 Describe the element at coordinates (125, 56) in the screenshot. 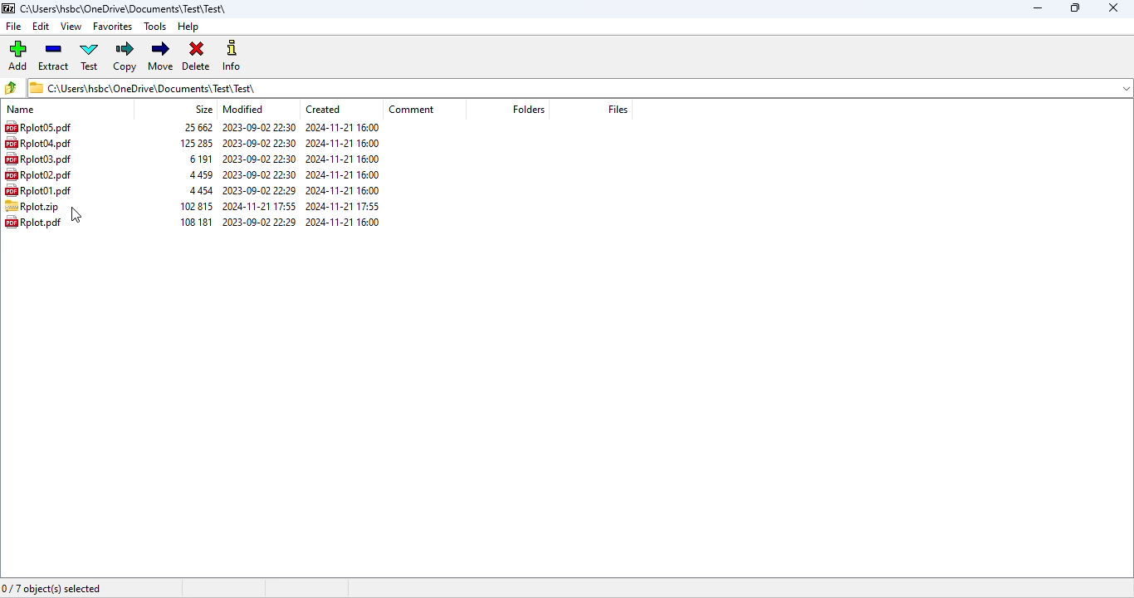

I see `copy` at that location.